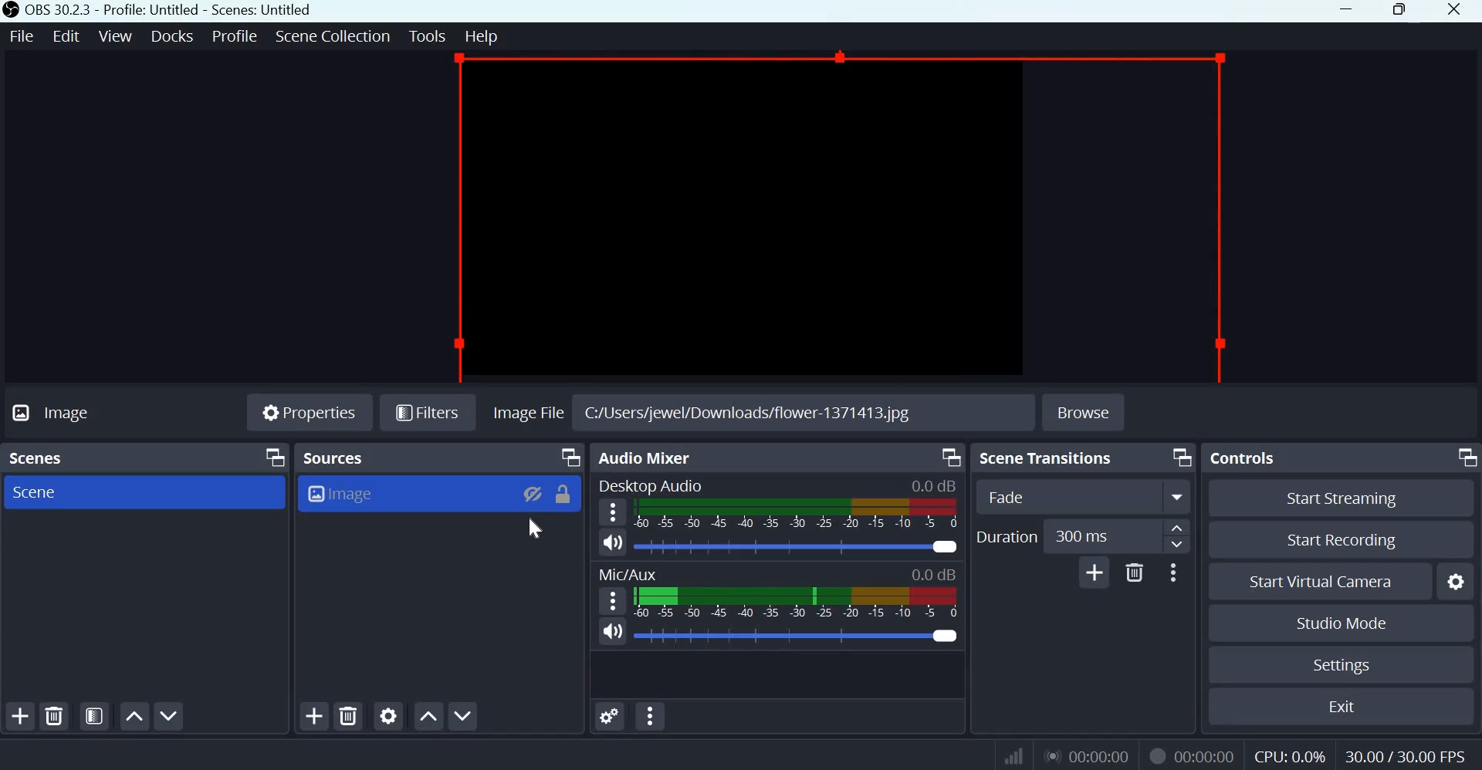  What do you see at coordinates (611, 600) in the screenshot?
I see `hamburger menu` at bounding box center [611, 600].